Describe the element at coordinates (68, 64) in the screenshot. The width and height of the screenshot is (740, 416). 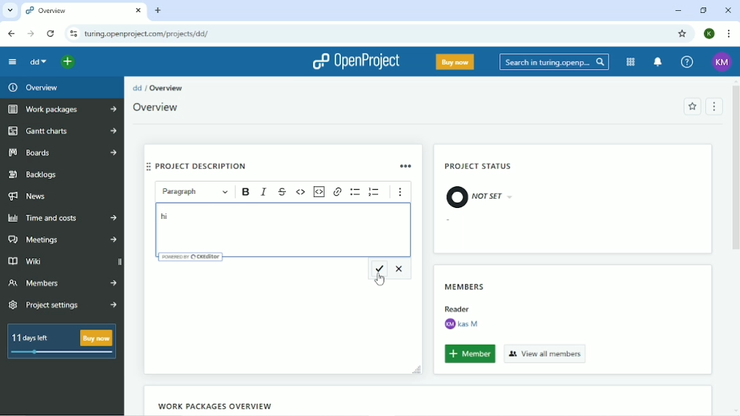
I see `Open quick add menu` at that location.